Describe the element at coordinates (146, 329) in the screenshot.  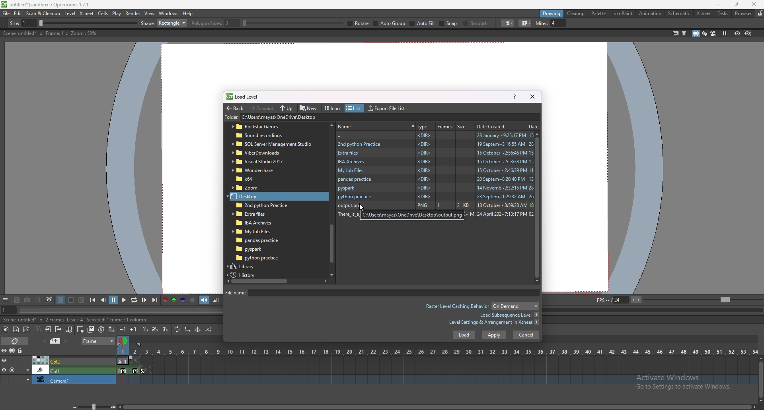
I see `reframe on 1s` at that location.